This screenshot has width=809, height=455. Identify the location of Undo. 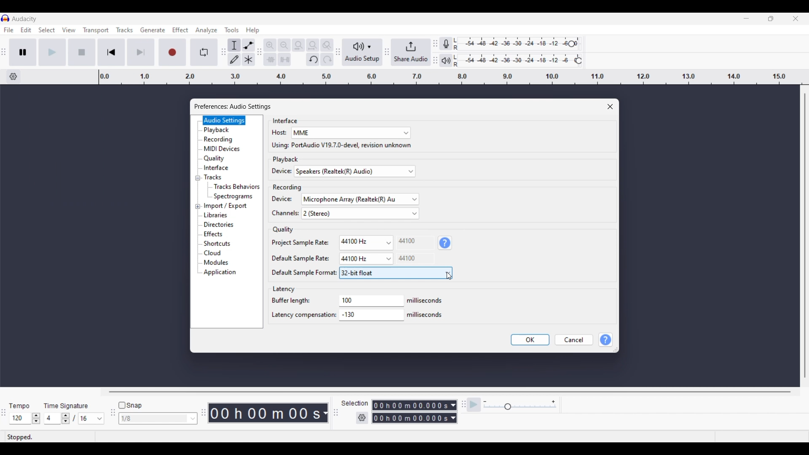
(313, 59).